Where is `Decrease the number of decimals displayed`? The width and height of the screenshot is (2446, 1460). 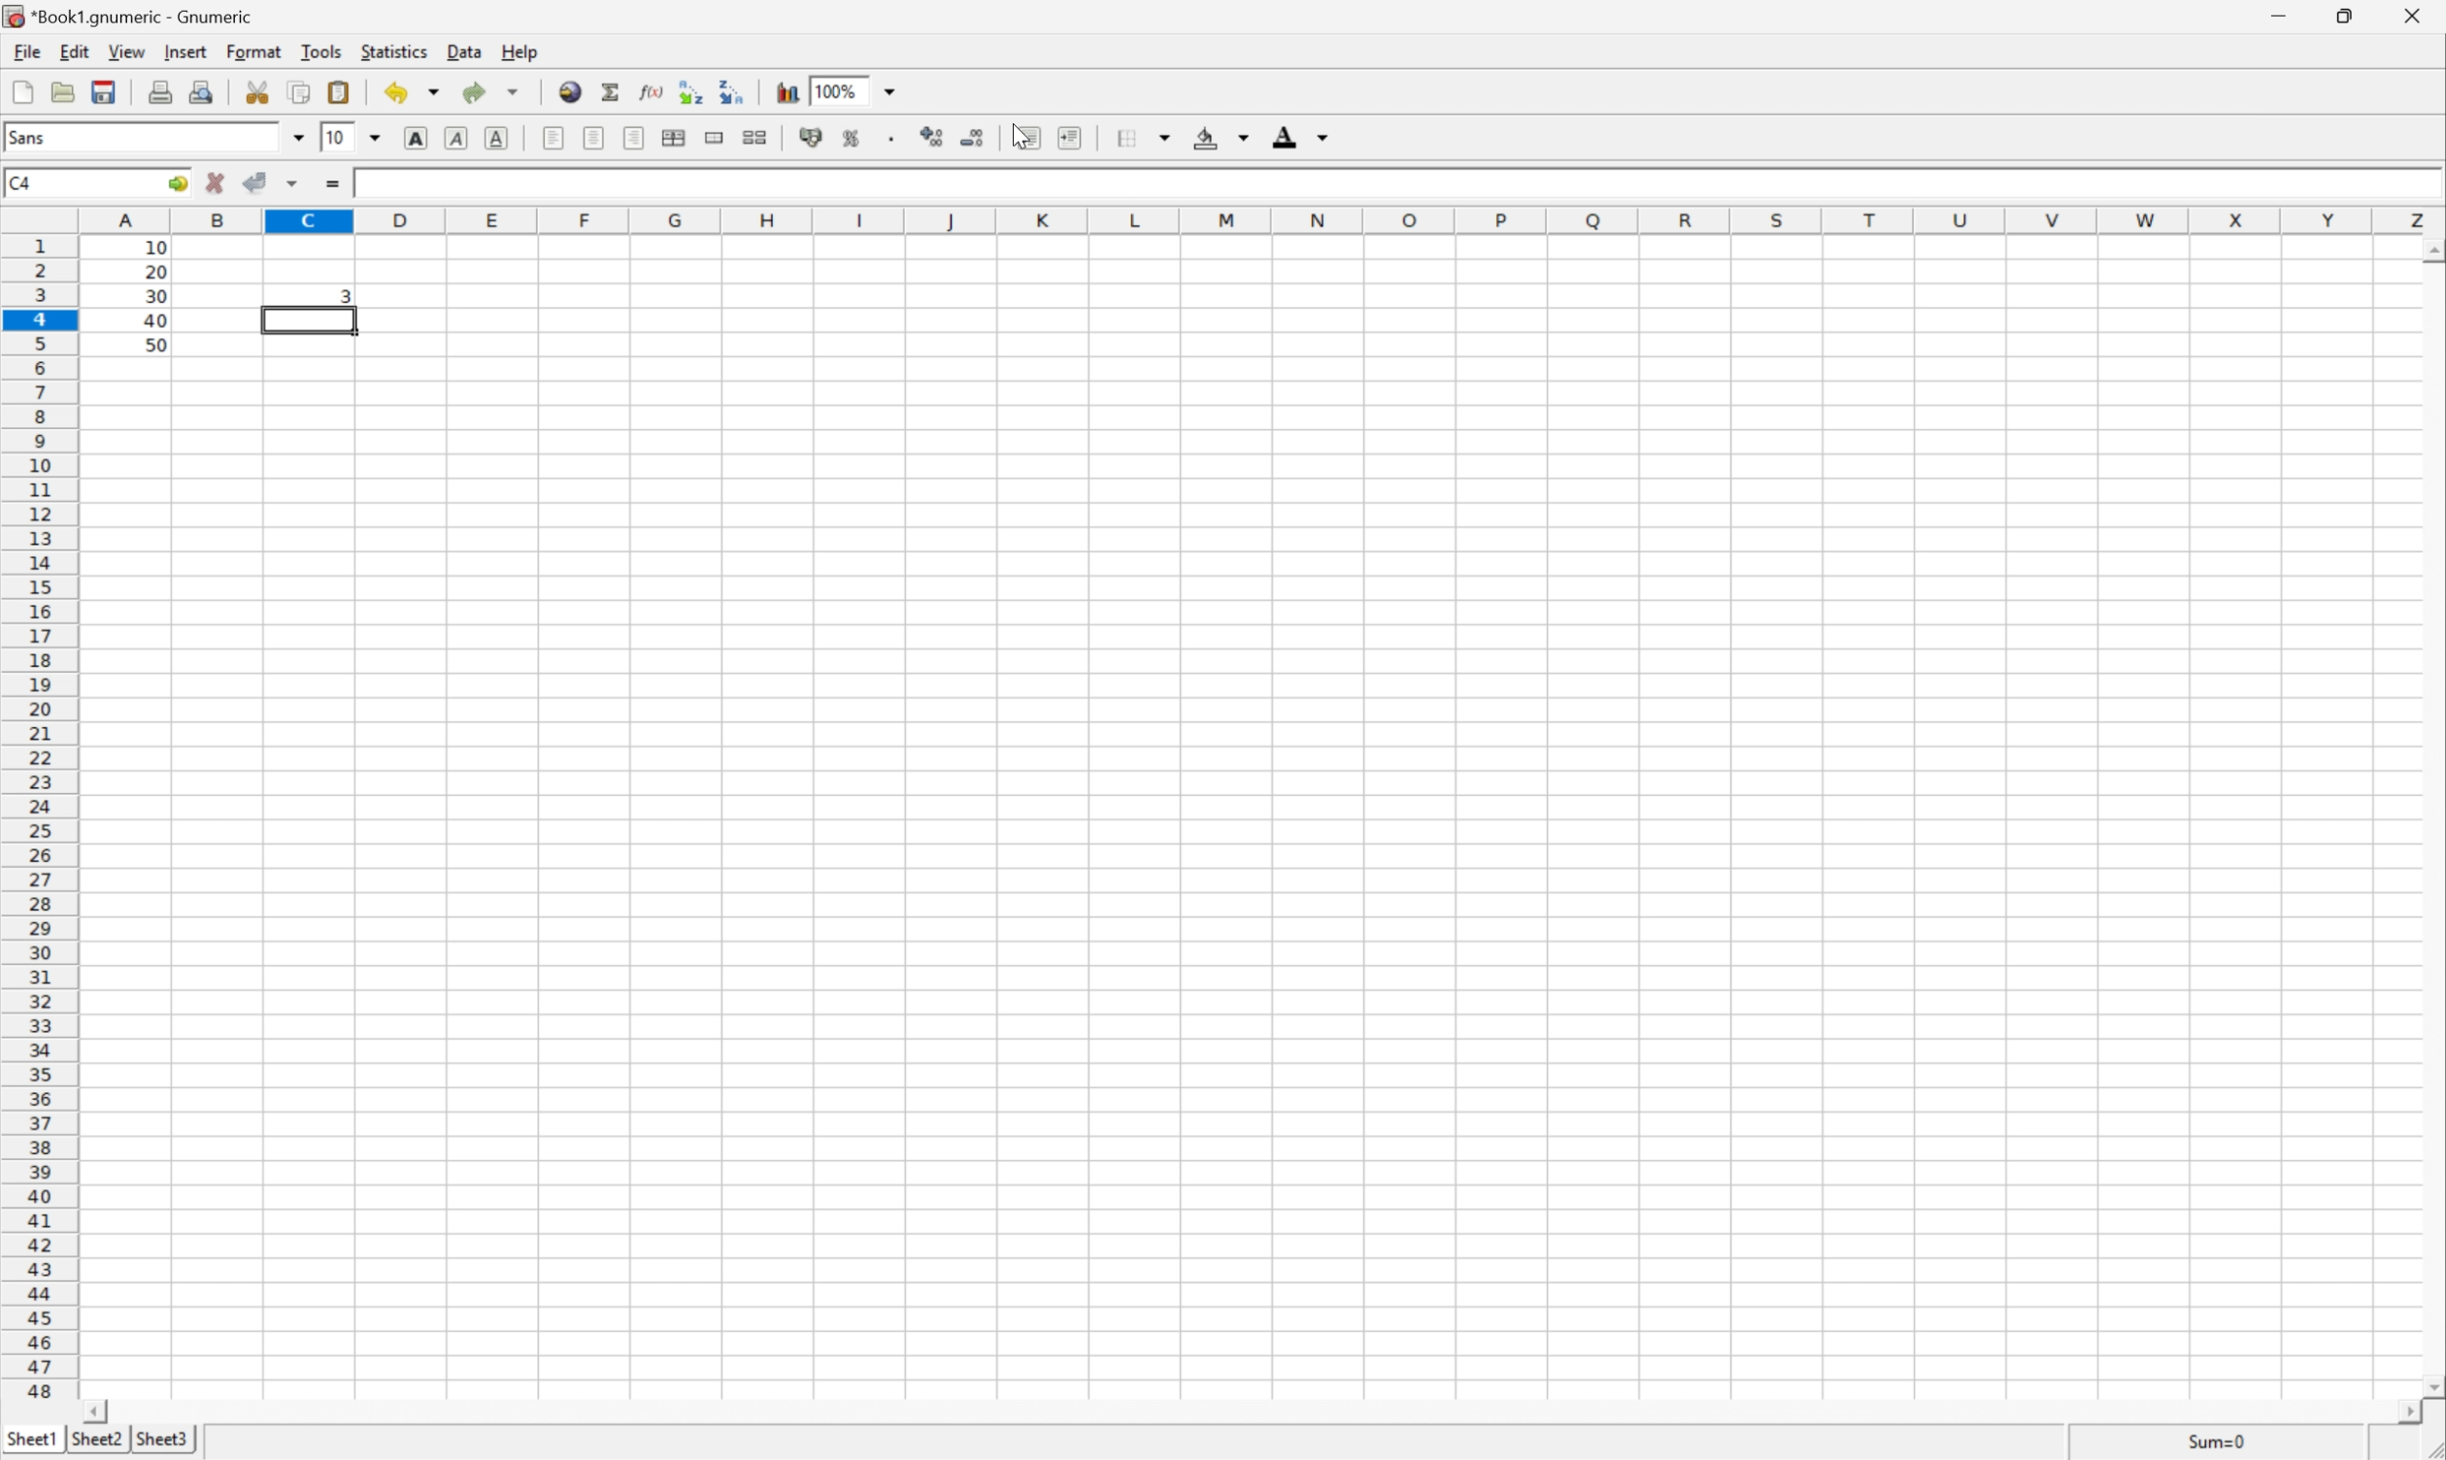
Decrease the number of decimals displayed is located at coordinates (971, 133).